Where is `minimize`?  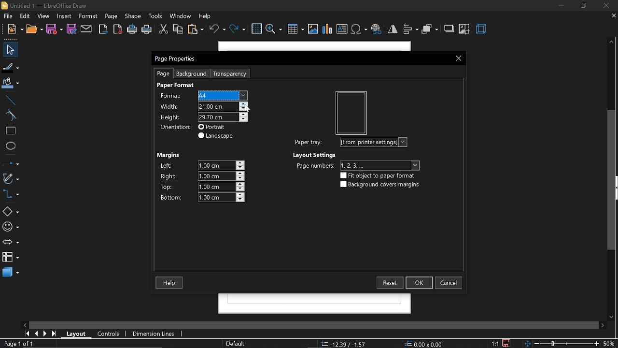
minimize is located at coordinates (561, 6).